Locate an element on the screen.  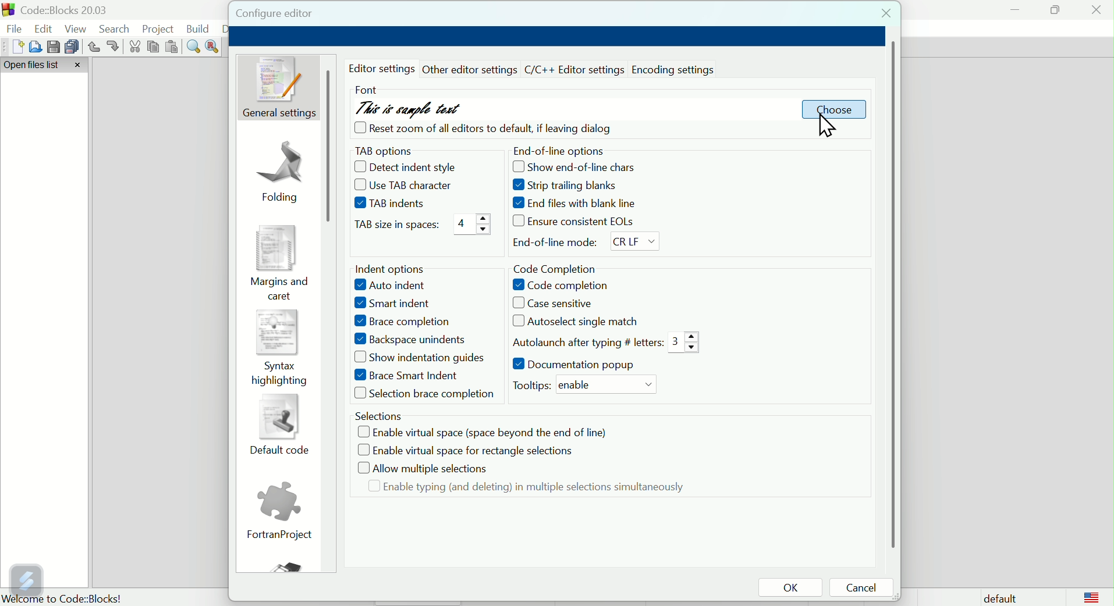
cheque box is located at coordinates (483, 127).